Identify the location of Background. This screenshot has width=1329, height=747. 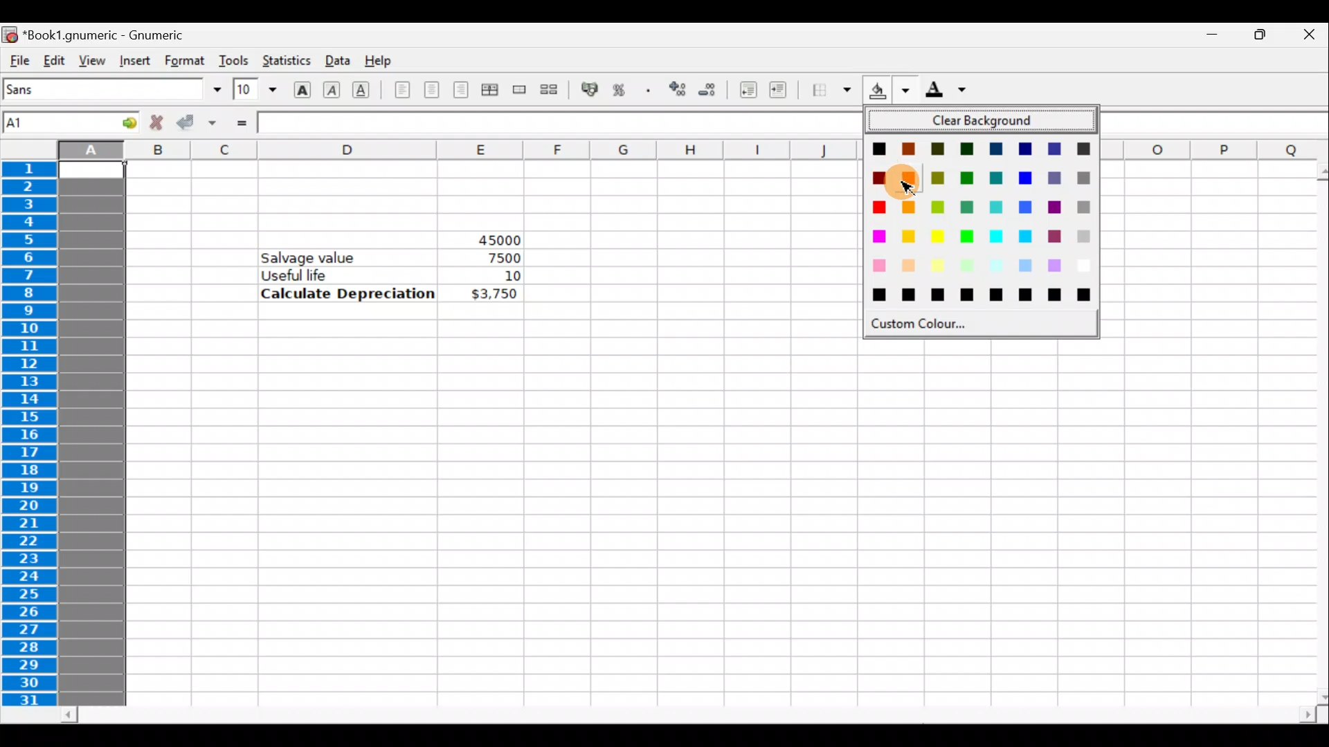
(889, 90).